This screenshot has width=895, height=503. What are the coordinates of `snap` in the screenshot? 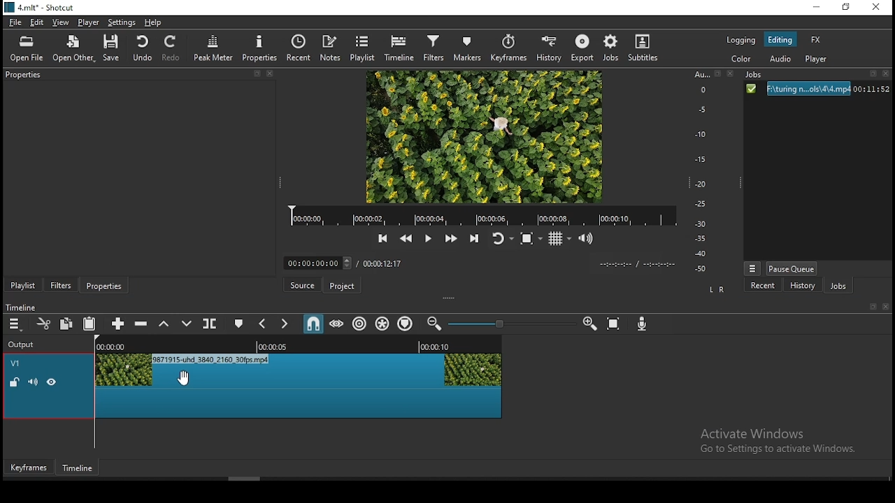 It's located at (311, 325).